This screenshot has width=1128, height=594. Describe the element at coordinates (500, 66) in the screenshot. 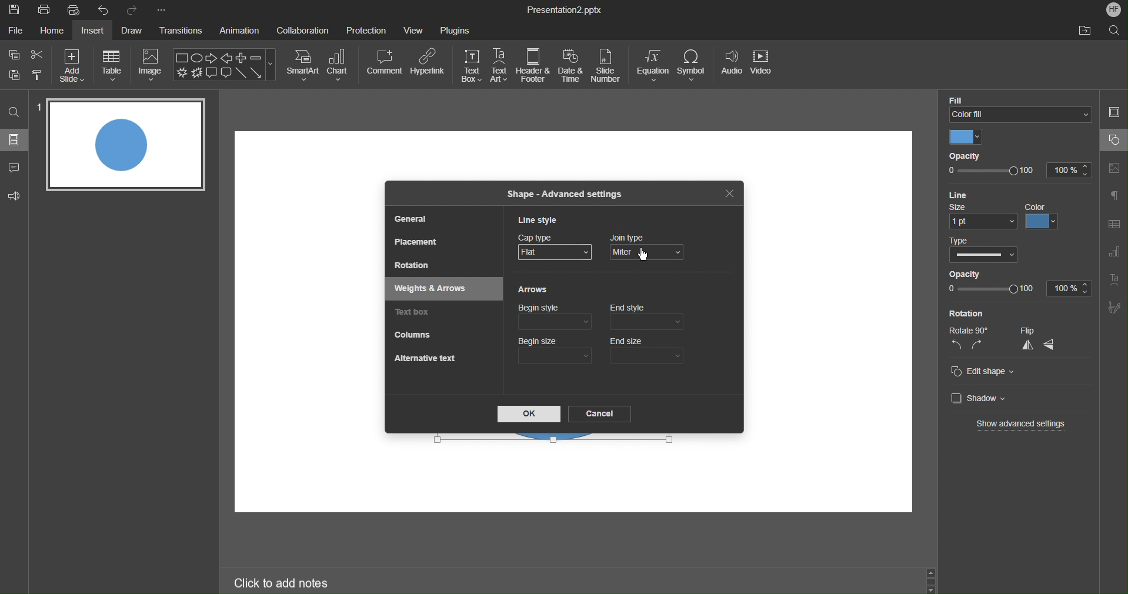

I see `Text Art` at that location.